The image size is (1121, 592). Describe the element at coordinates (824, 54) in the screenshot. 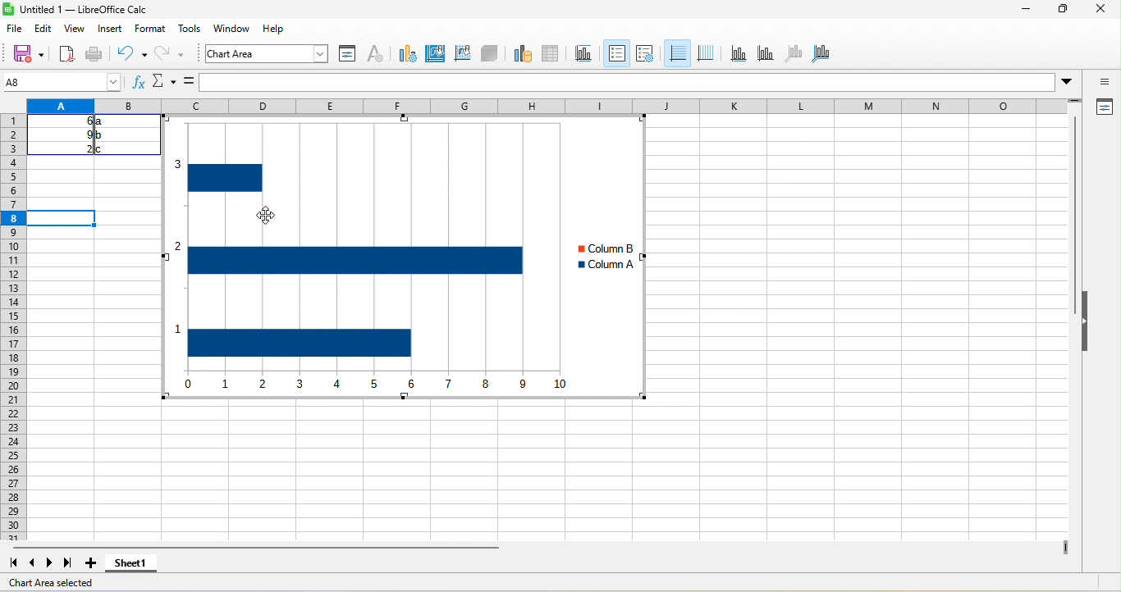

I see `All axes` at that location.